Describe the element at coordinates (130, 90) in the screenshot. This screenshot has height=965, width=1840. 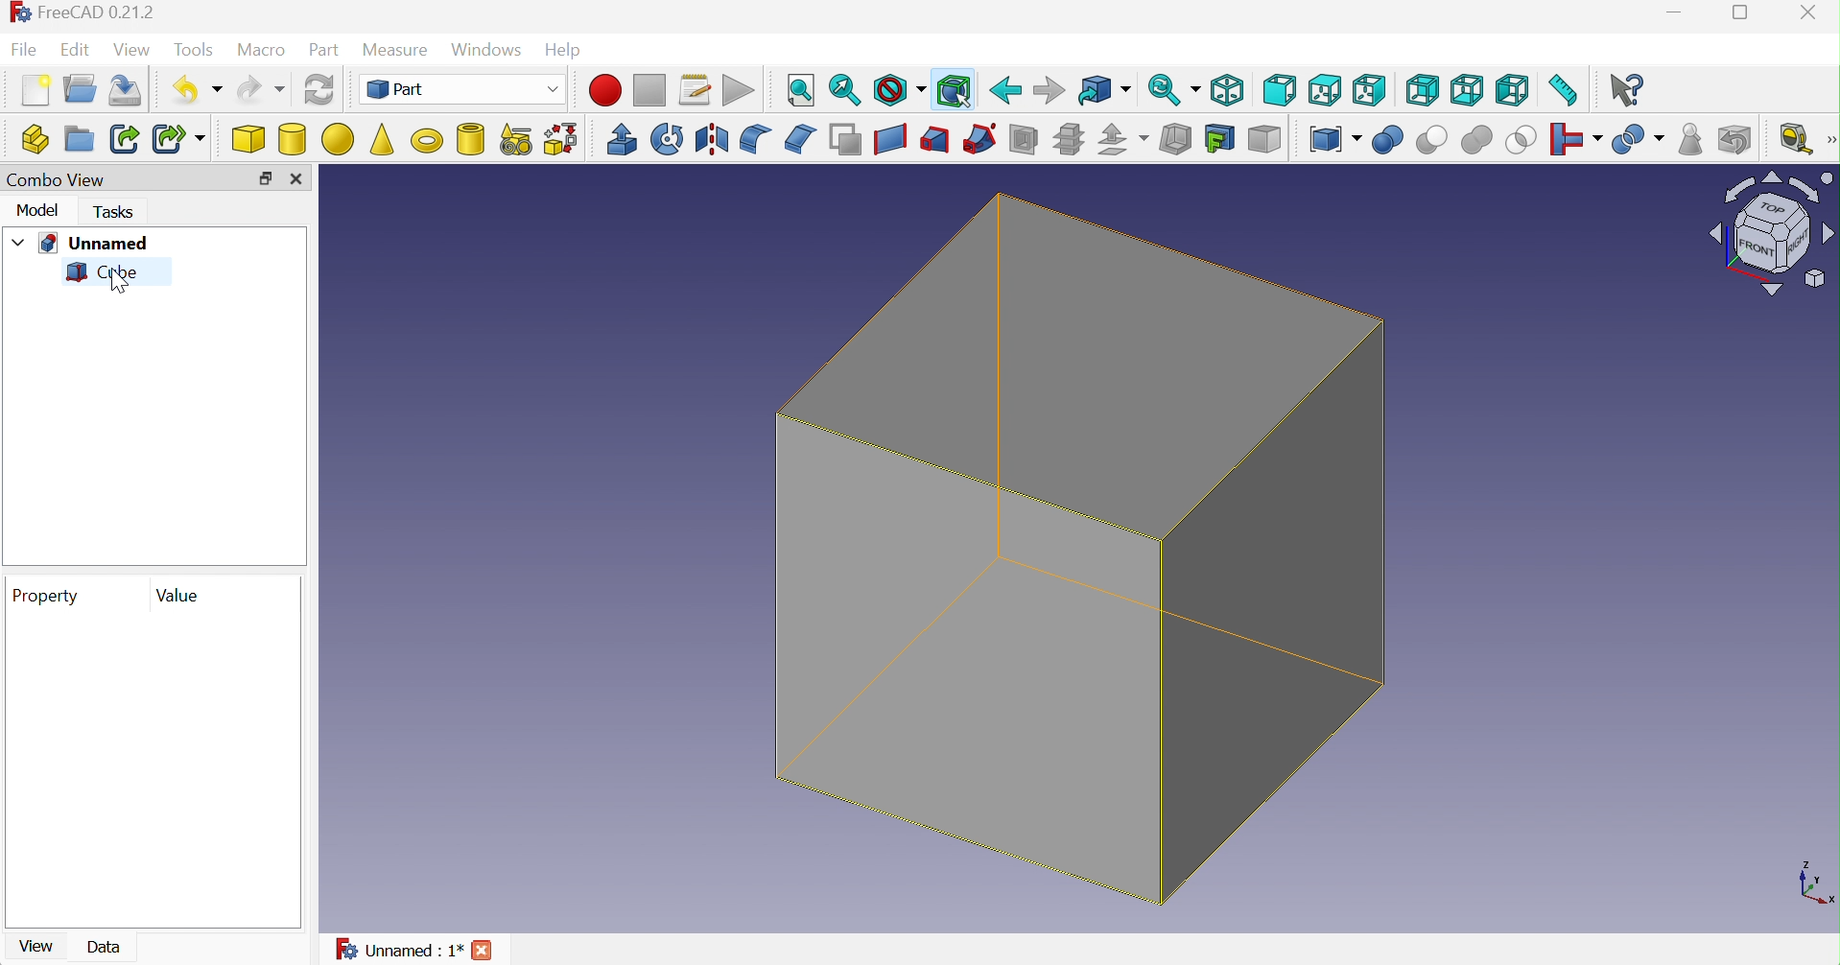
I see `Save` at that location.